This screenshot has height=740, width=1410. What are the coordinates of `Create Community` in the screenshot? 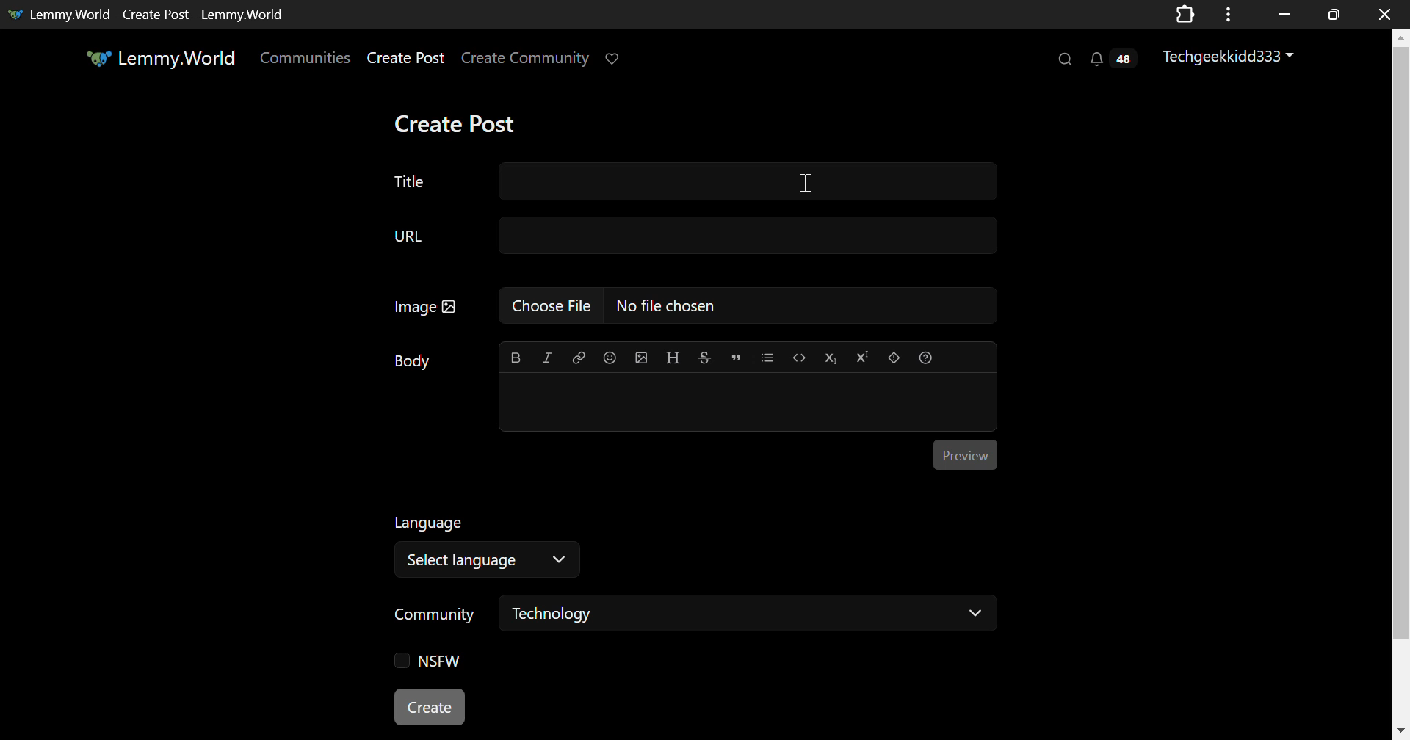 It's located at (528, 59).